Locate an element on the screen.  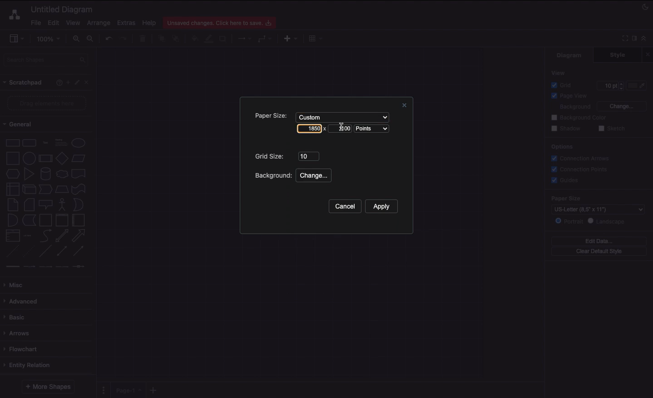
Curved arrow is located at coordinates (45, 235).